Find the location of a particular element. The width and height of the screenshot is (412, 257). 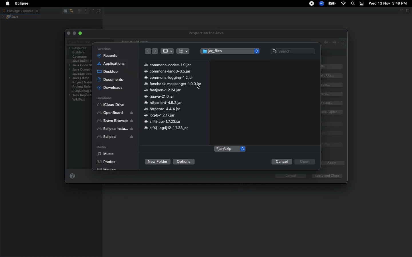

Java code style is located at coordinates (79, 65).